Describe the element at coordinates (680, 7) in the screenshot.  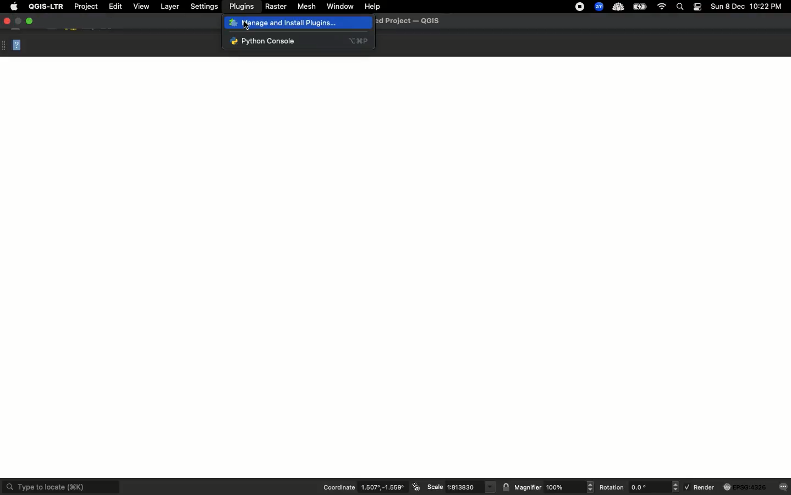
I see `Search` at that location.